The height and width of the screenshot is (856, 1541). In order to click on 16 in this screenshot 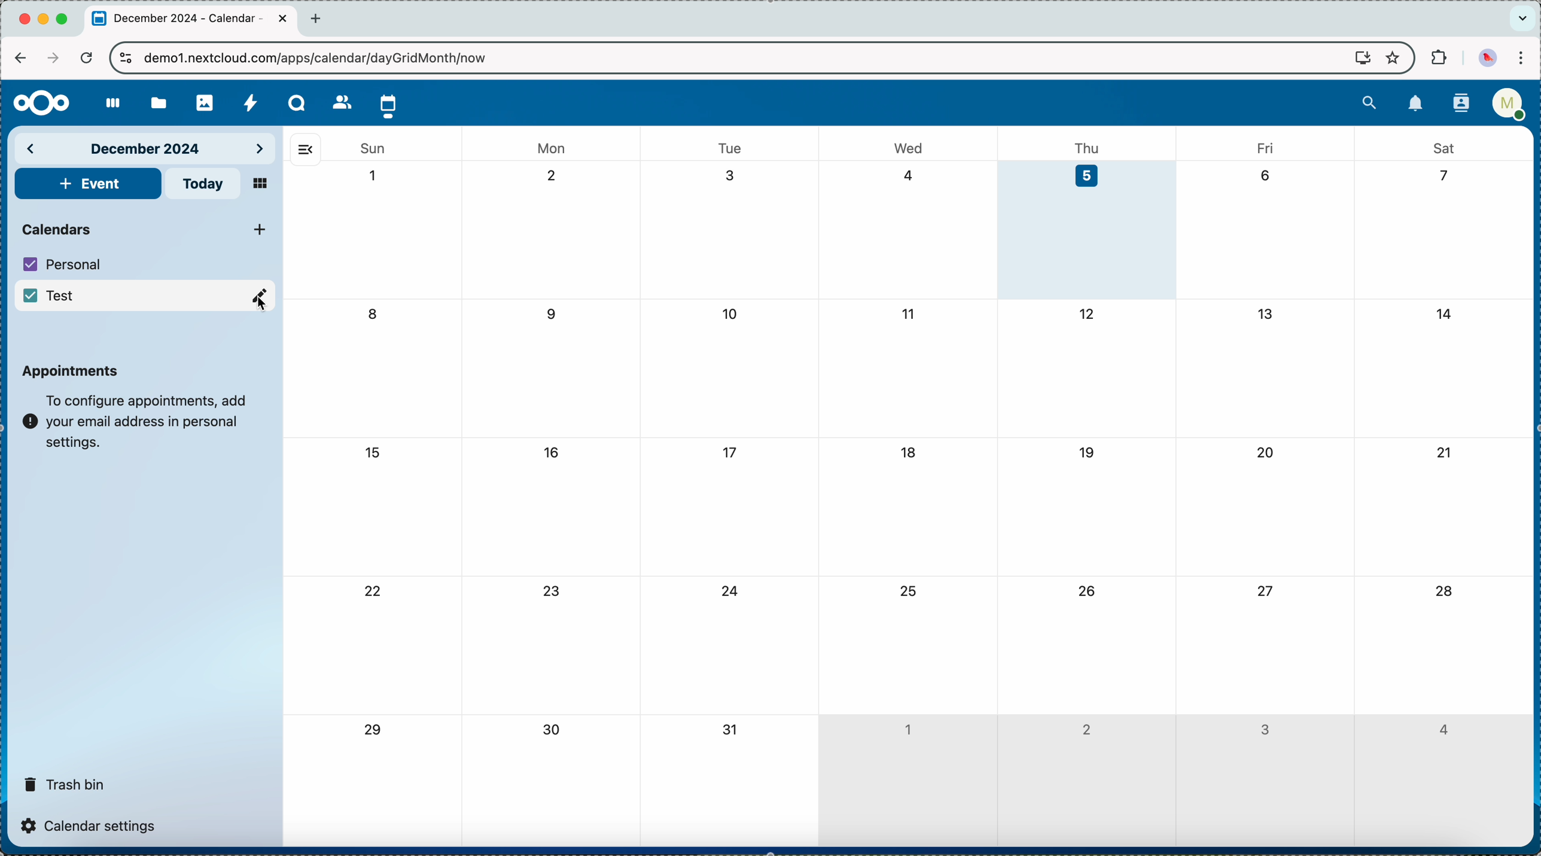, I will do `click(552, 451)`.